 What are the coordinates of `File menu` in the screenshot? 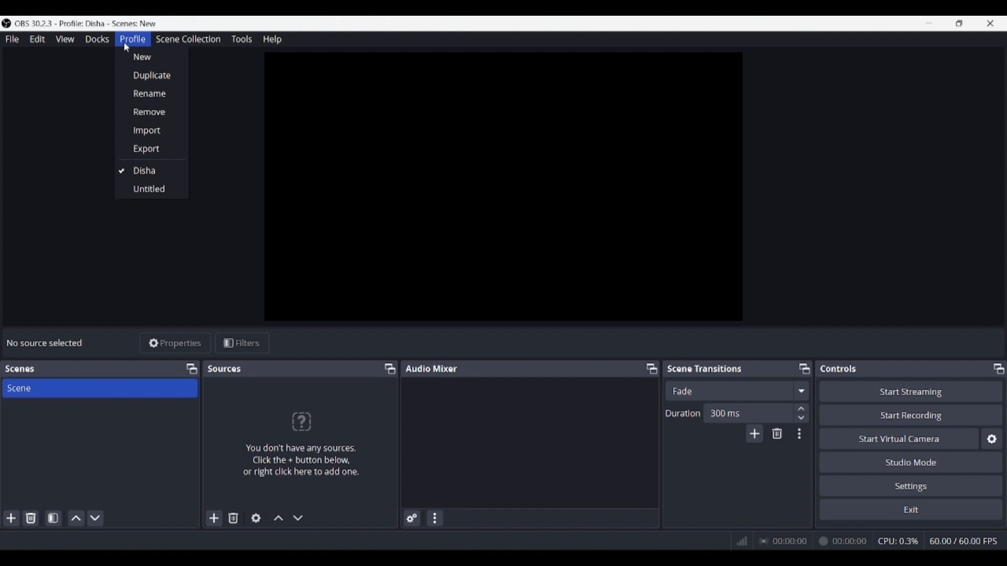 It's located at (12, 39).